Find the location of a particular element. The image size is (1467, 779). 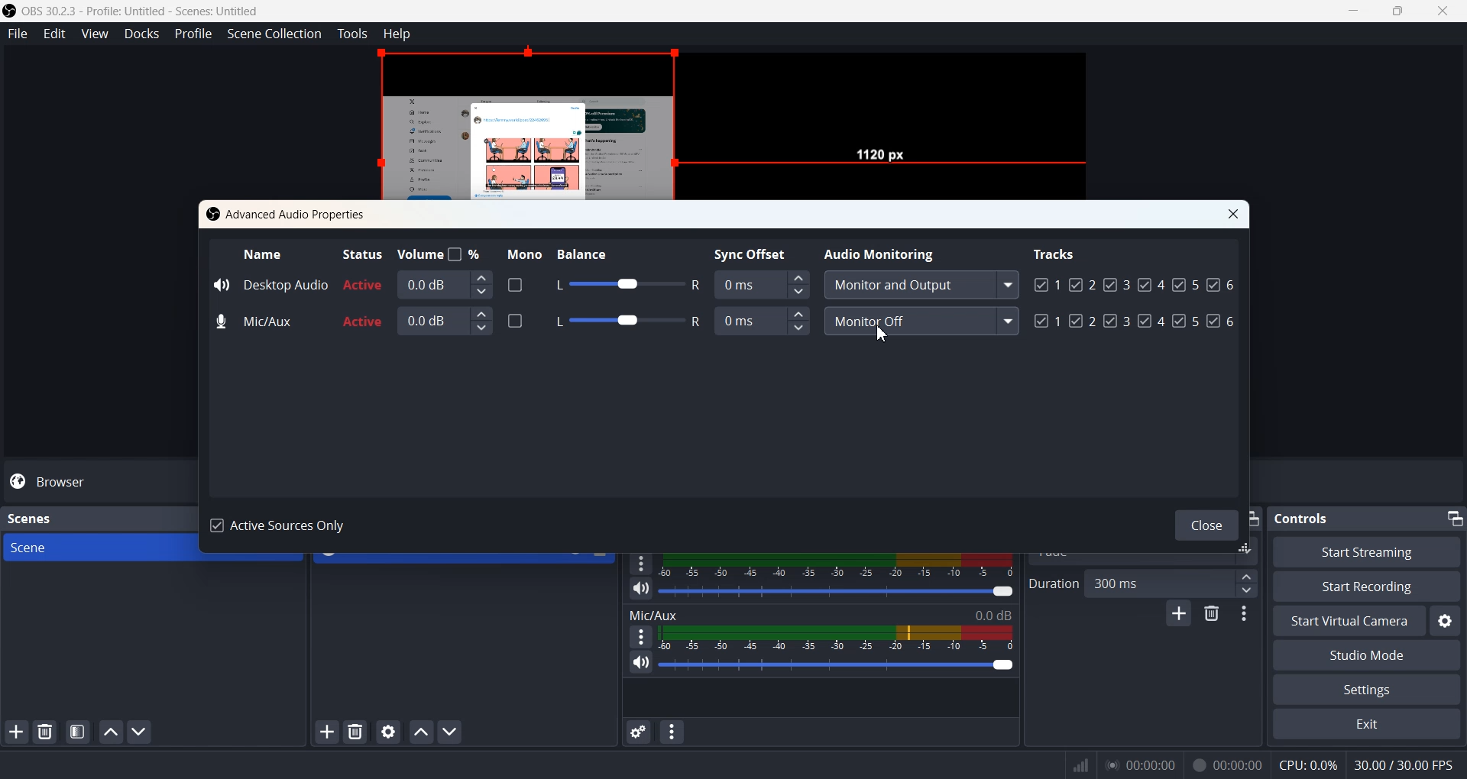

Open scene filter is located at coordinates (77, 733).